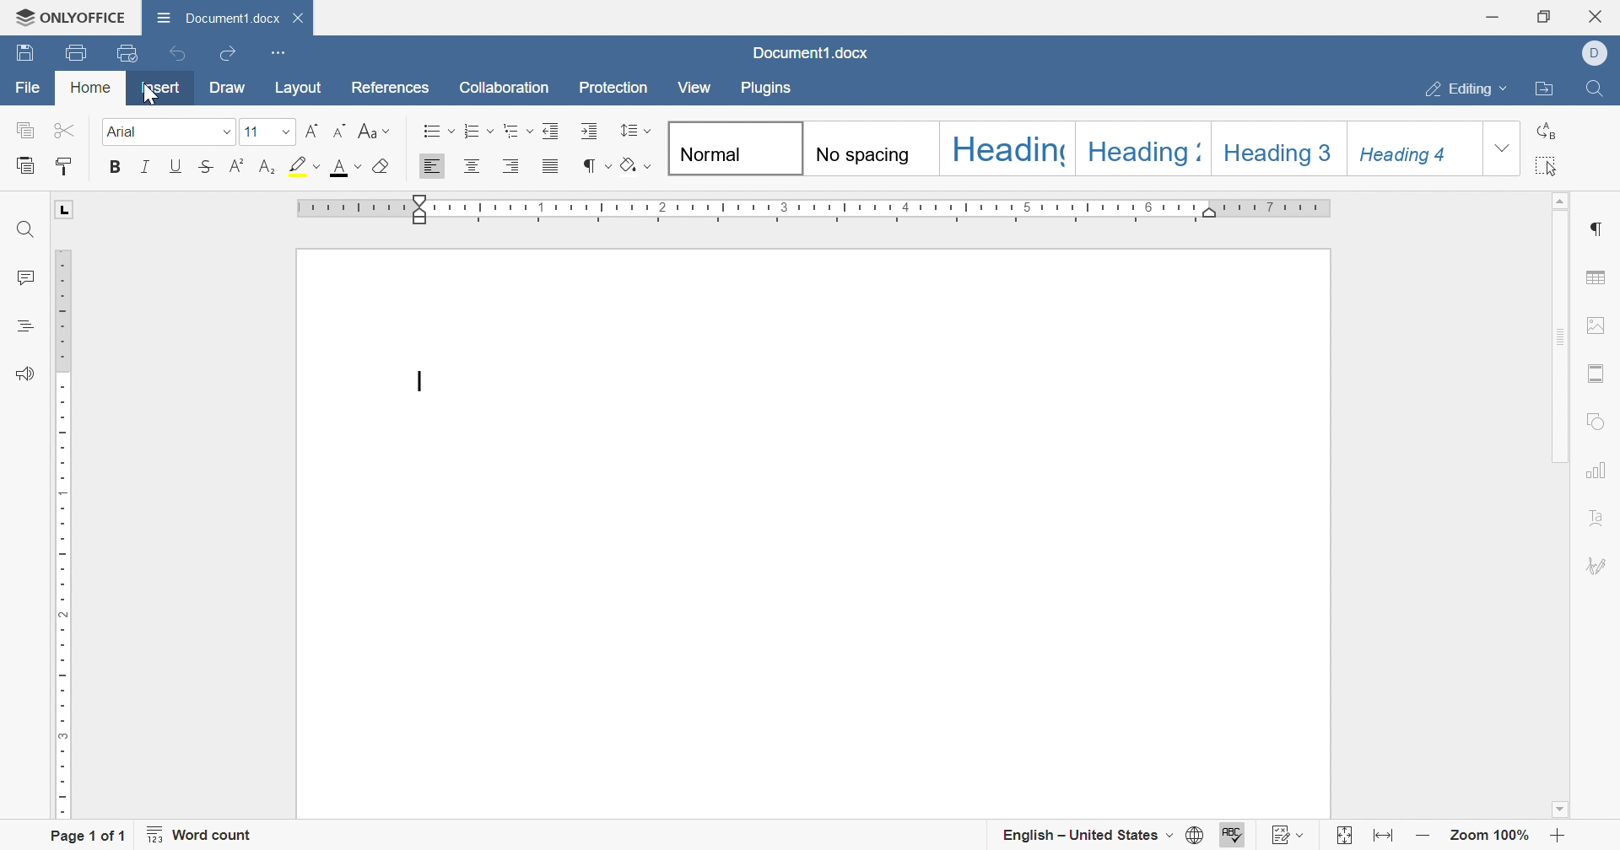 The height and width of the screenshot is (850, 1620). What do you see at coordinates (175, 53) in the screenshot?
I see `Undo` at bounding box center [175, 53].